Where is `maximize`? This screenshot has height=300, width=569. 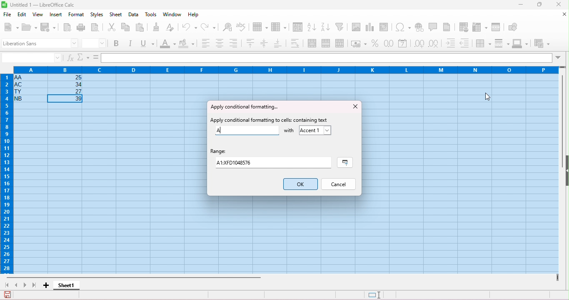 maximize is located at coordinates (539, 4).